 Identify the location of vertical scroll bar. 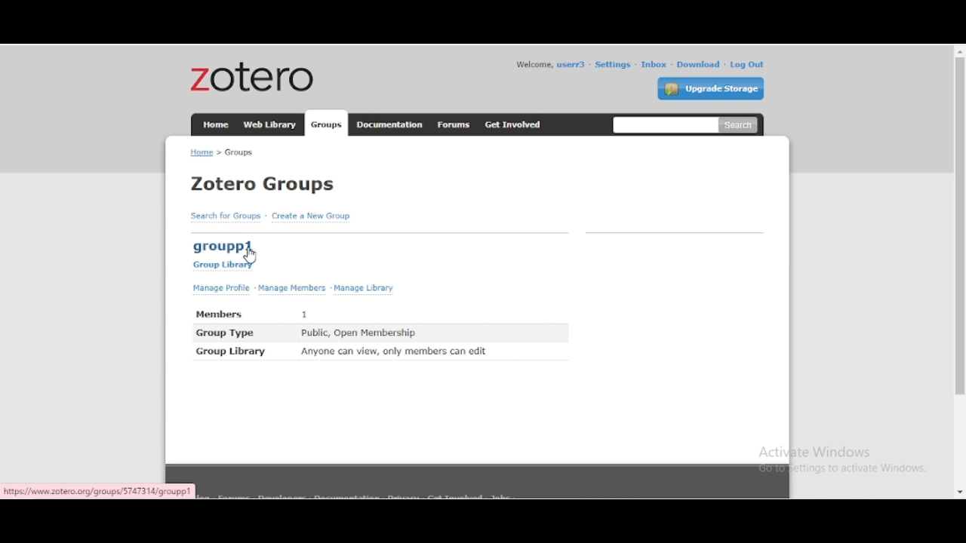
(958, 229).